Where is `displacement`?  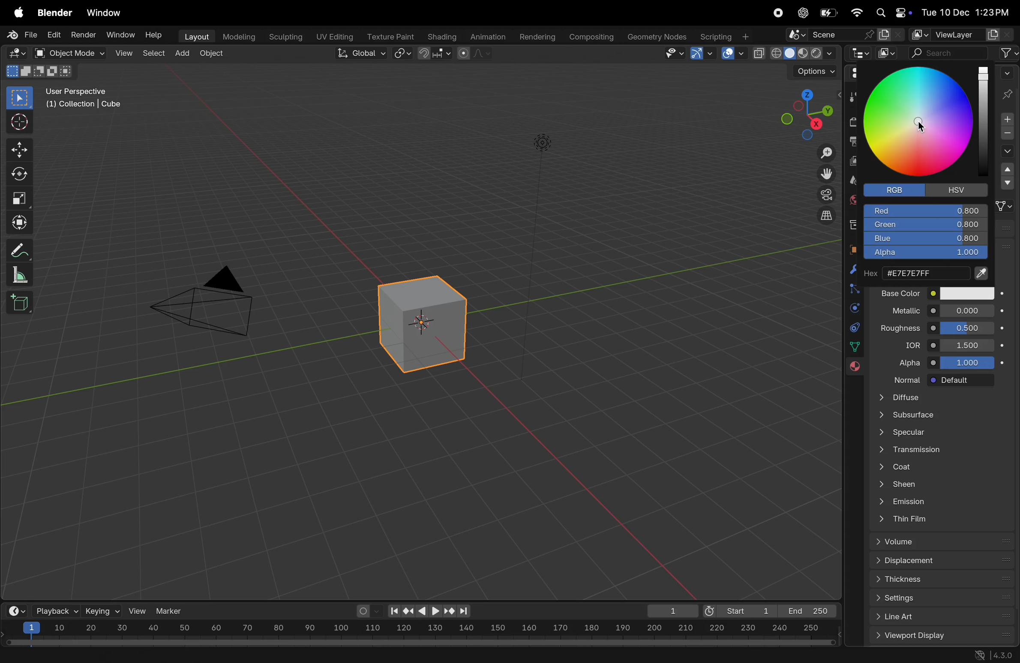
displacement is located at coordinates (944, 561).